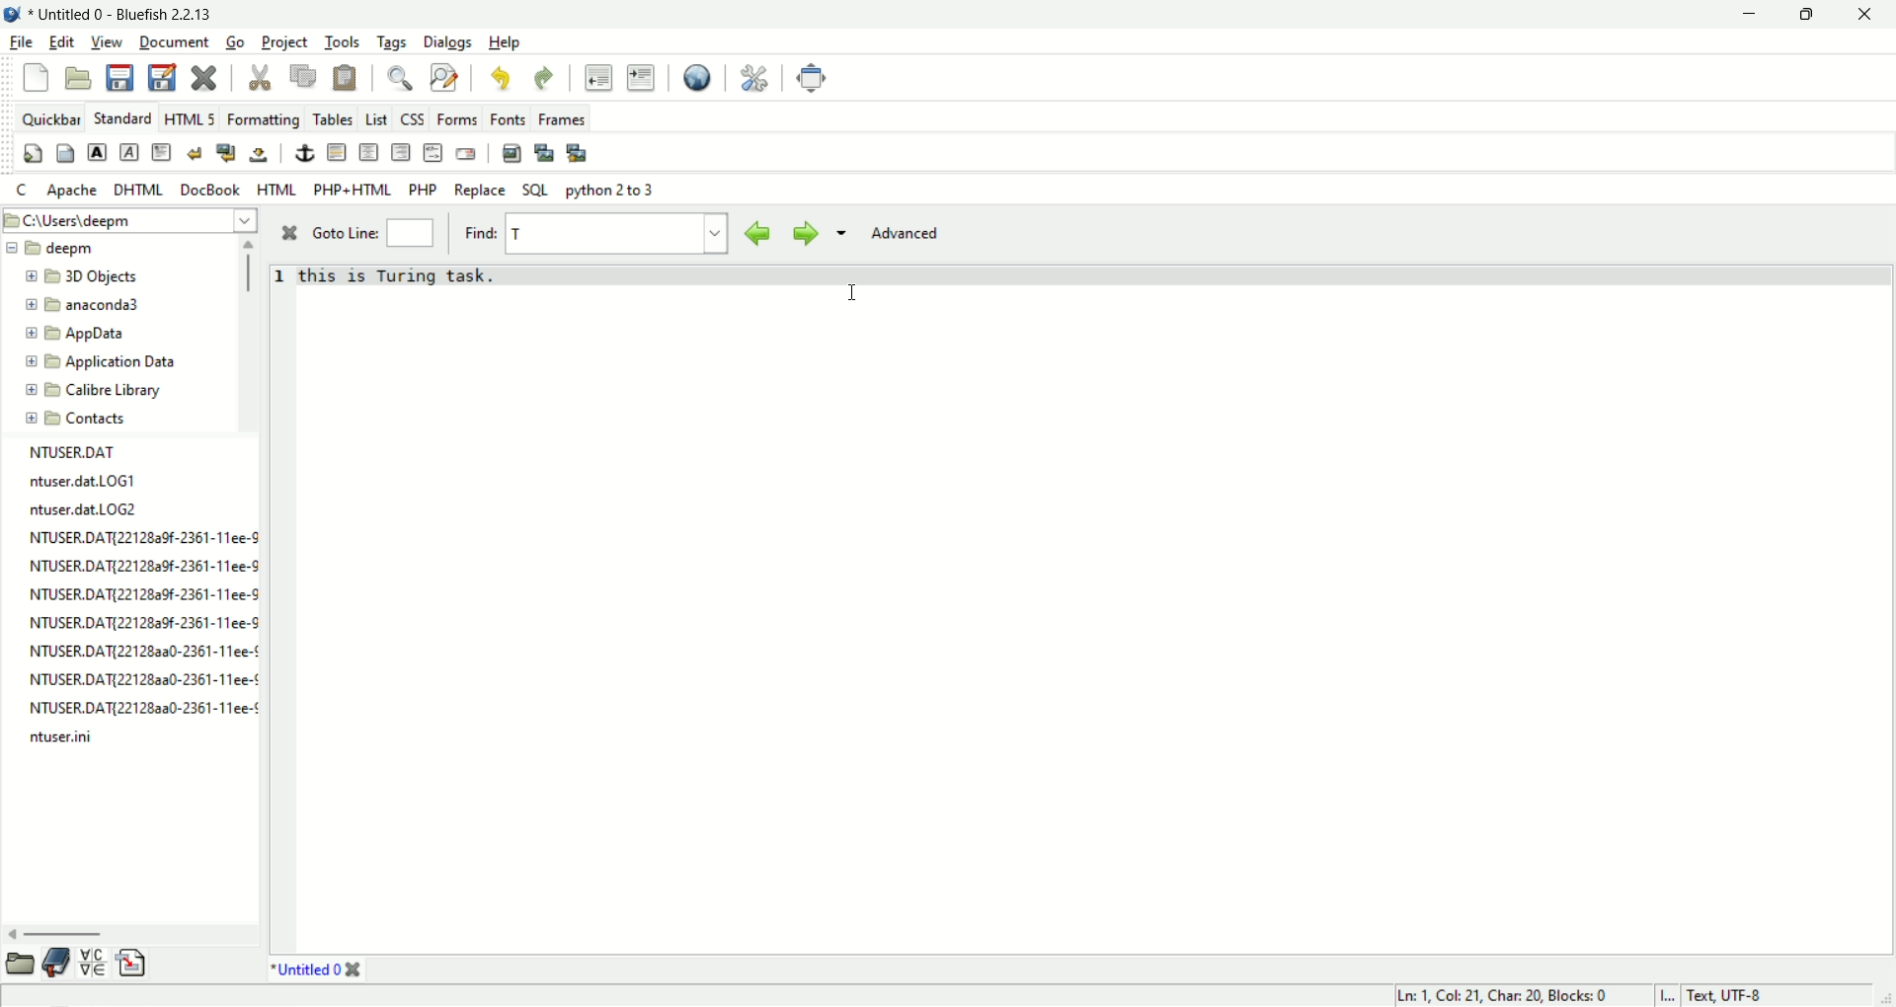 The height and width of the screenshot is (1007, 1896). I want to click on file, so click(19, 43).